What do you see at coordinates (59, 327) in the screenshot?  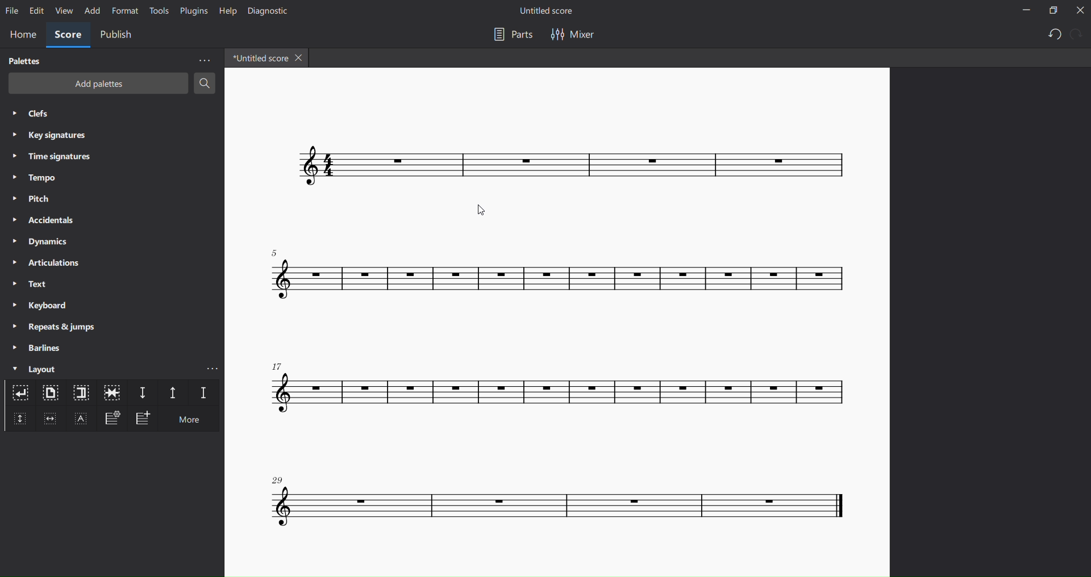 I see `repeats and jumps` at bounding box center [59, 327].